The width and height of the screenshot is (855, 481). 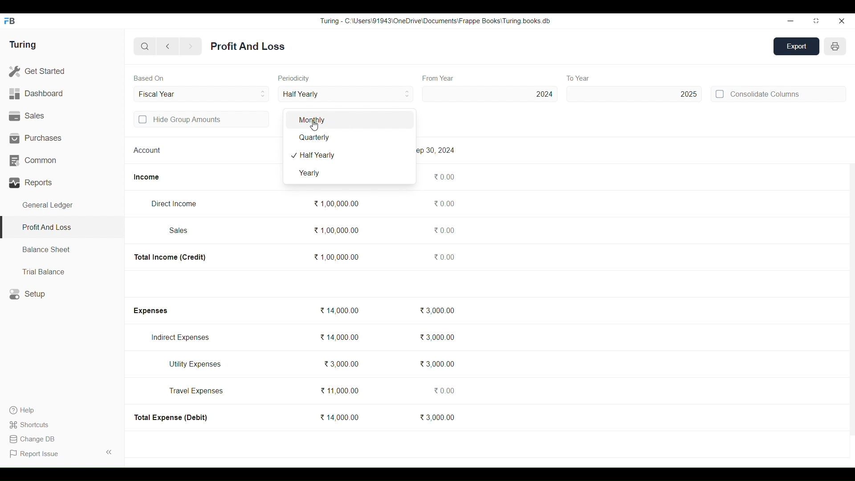 I want to click on Collapse, so click(x=109, y=452).